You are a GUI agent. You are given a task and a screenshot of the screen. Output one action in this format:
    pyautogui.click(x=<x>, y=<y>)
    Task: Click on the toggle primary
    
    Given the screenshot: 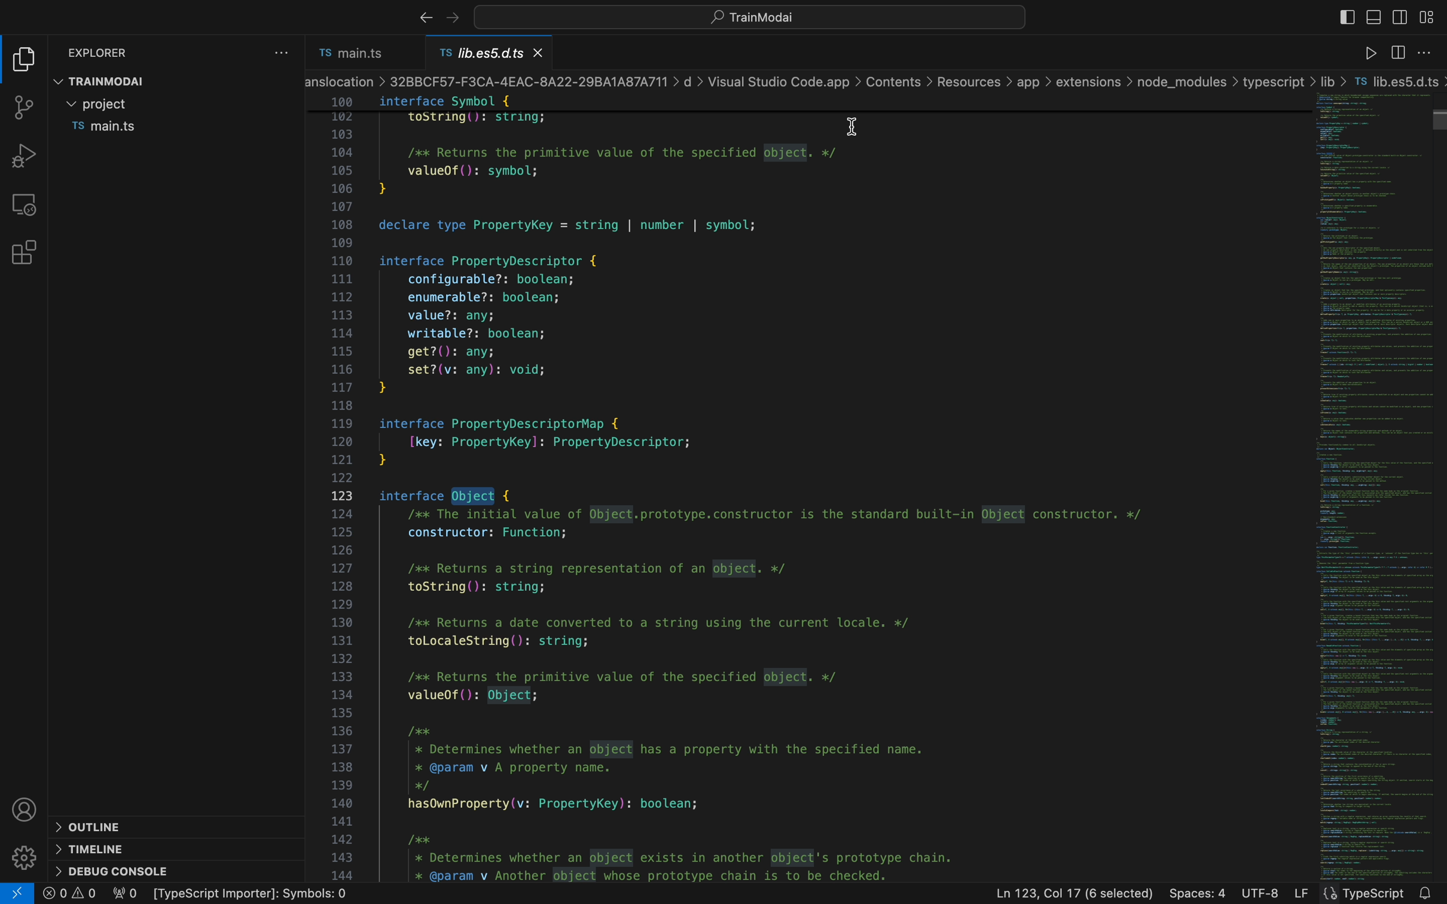 What is the action you would take?
    pyautogui.click(x=1372, y=16)
    